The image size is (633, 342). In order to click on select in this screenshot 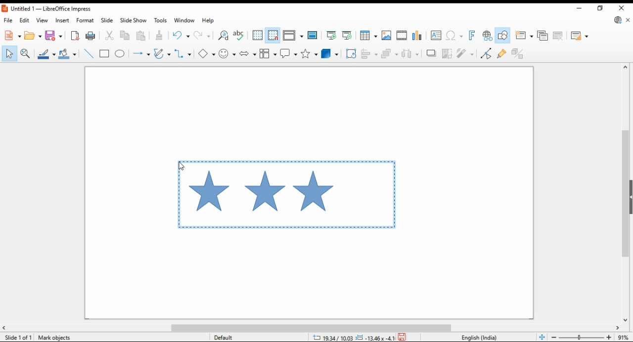, I will do `click(10, 53)`.